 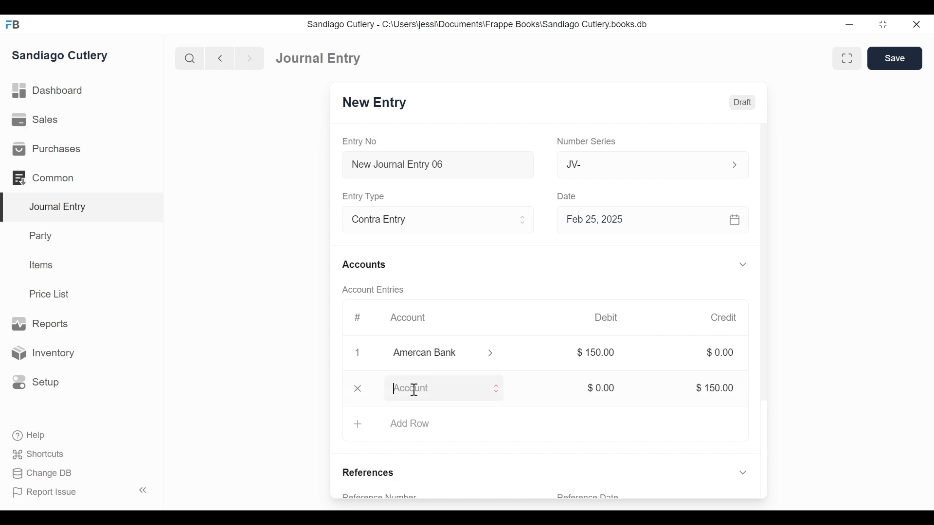 What do you see at coordinates (34, 382) in the screenshot?
I see `Setup` at bounding box center [34, 382].